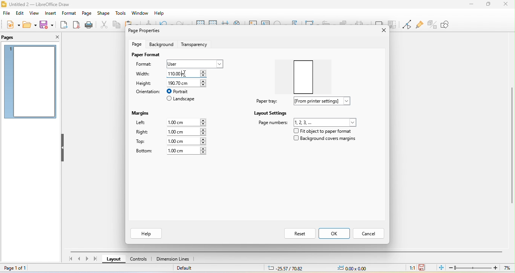 The image size is (515, 273). I want to click on page properties, so click(146, 31).